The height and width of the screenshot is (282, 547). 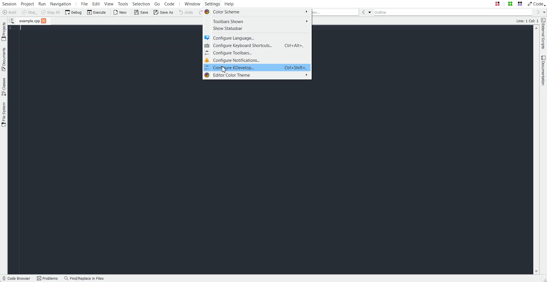 I want to click on Background color one dark, so click(x=271, y=178).